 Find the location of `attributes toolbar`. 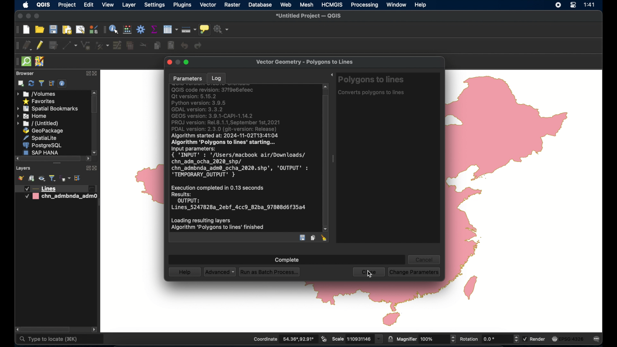

attributes toolbar is located at coordinates (104, 30).